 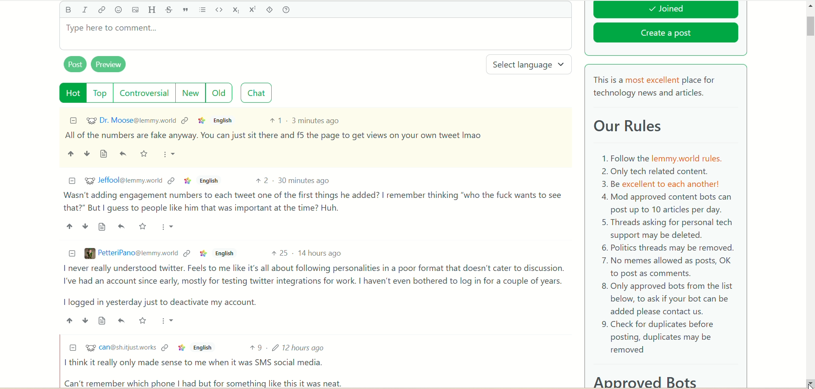 What do you see at coordinates (145, 154) in the screenshot?
I see `Starred` at bounding box center [145, 154].